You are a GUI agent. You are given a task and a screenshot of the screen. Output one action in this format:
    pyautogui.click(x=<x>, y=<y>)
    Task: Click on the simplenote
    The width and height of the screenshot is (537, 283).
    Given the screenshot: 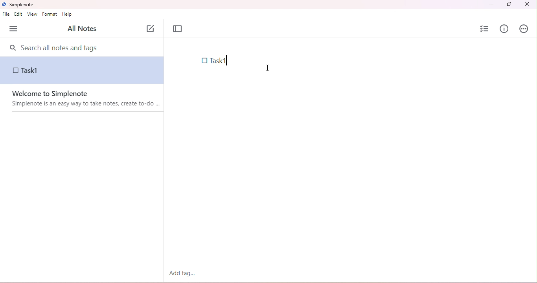 What is the action you would take?
    pyautogui.click(x=21, y=5)
    